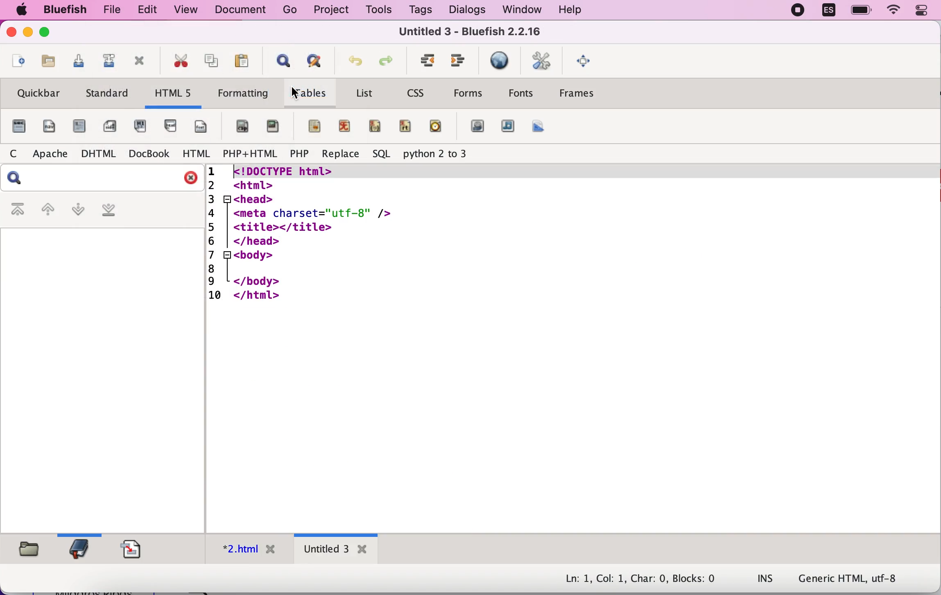 The image size is (941, 595). Describe the element at coordinates (311, 93) in the screenshot. I see `tables` at that location.